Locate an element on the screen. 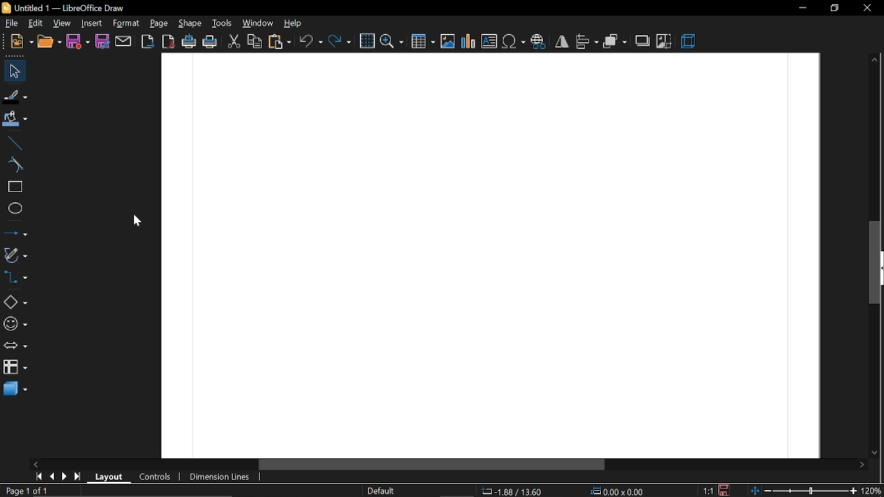 The height and width of the screenshot is (497, 884). format is located at coordinates (126, 24).